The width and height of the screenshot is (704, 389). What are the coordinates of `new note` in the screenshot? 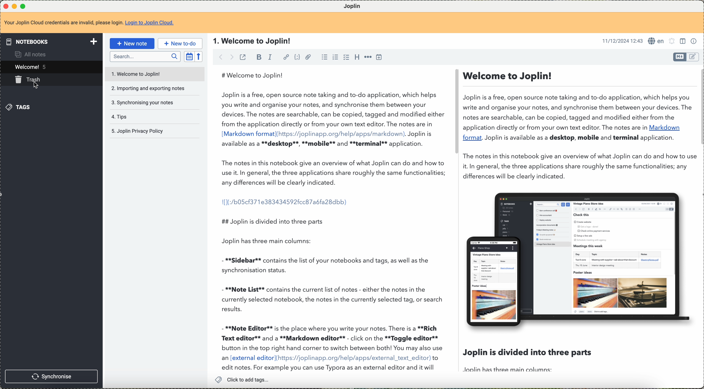 It's located at (131, 43).